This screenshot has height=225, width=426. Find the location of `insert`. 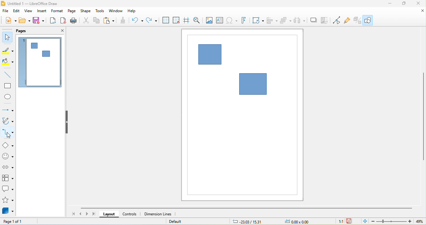

insert is located at coordinates (41, 11).